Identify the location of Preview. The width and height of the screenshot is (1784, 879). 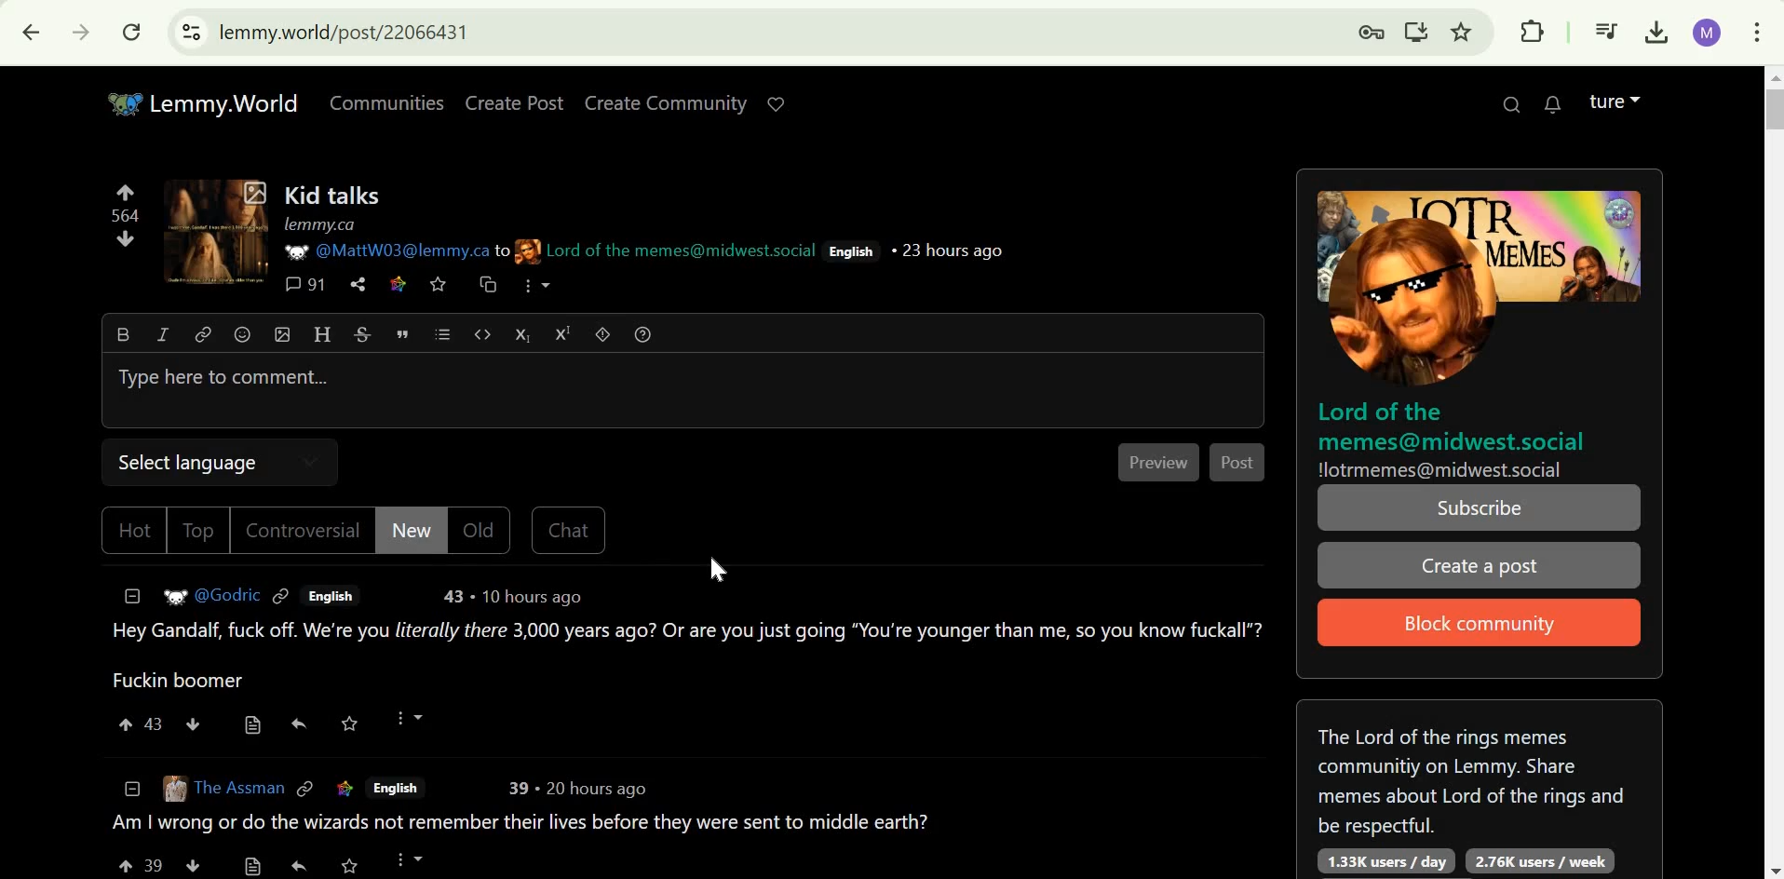
(1159, 464).